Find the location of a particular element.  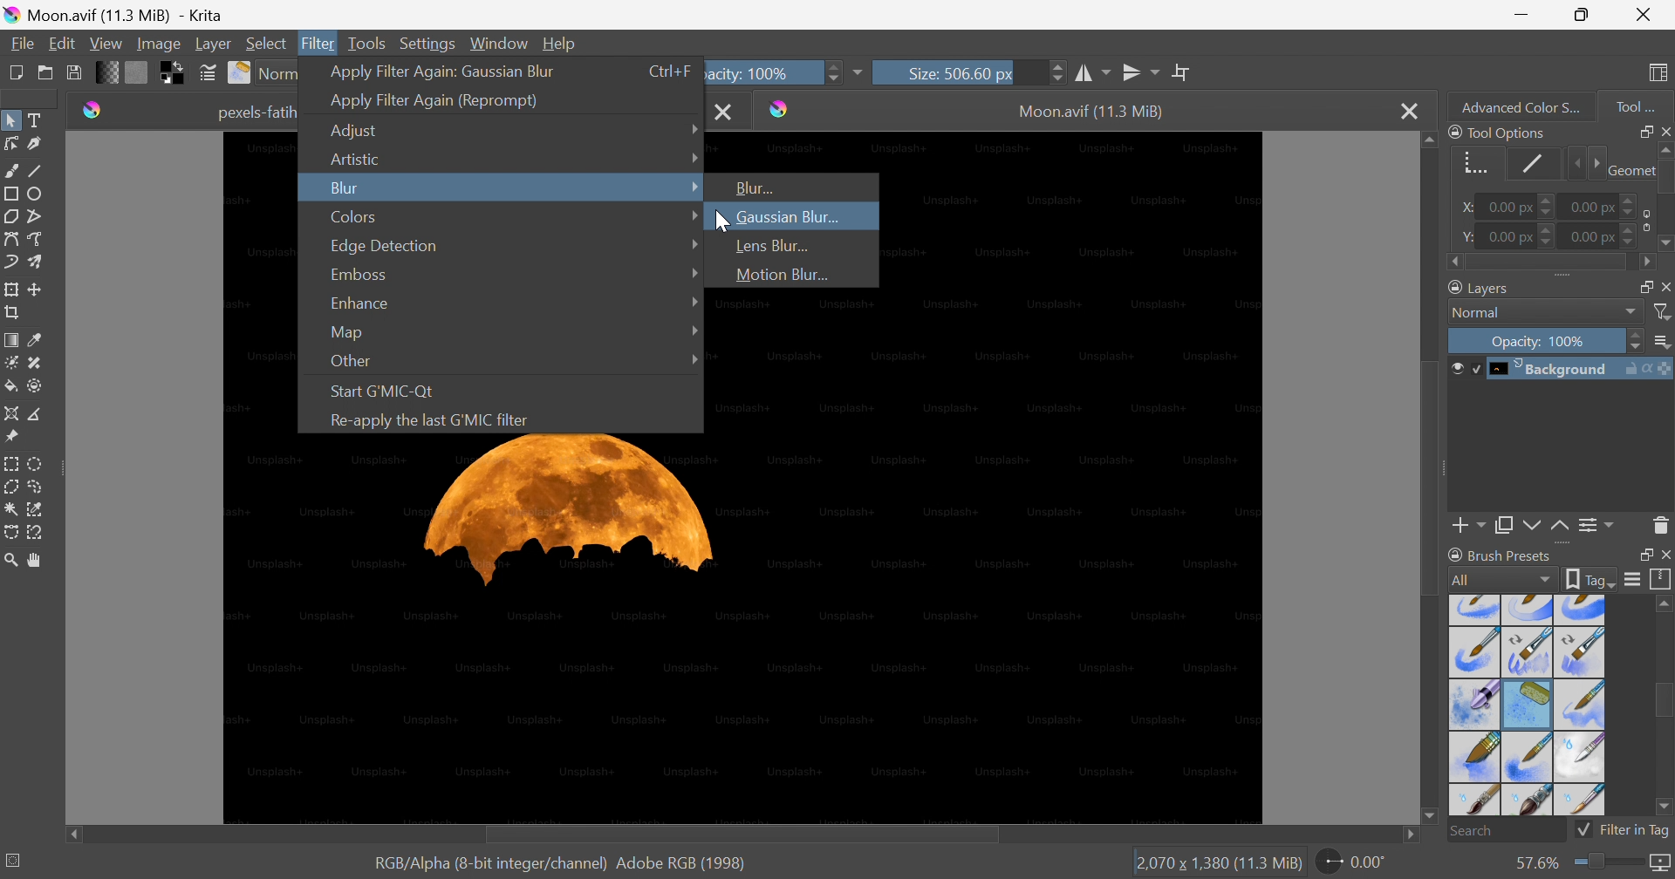

Freehand selection tool is located at coordinates (39, 486).